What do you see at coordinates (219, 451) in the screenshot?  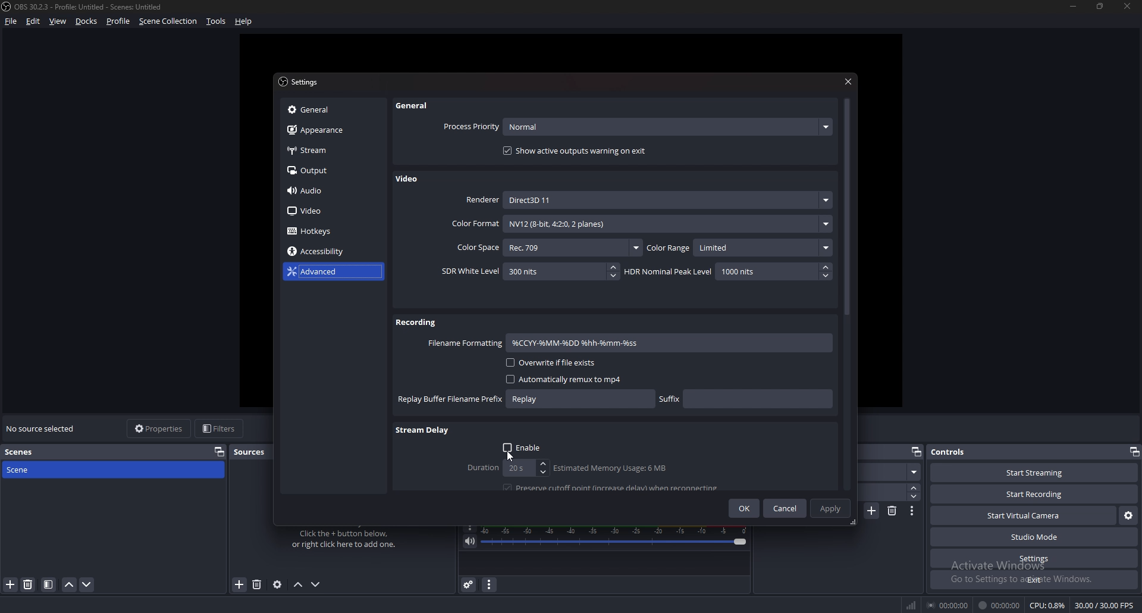 I see `pop out` at bounding box center [219, 451].